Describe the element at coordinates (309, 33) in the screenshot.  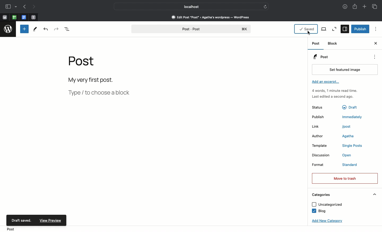
I see `cursor` at that location.